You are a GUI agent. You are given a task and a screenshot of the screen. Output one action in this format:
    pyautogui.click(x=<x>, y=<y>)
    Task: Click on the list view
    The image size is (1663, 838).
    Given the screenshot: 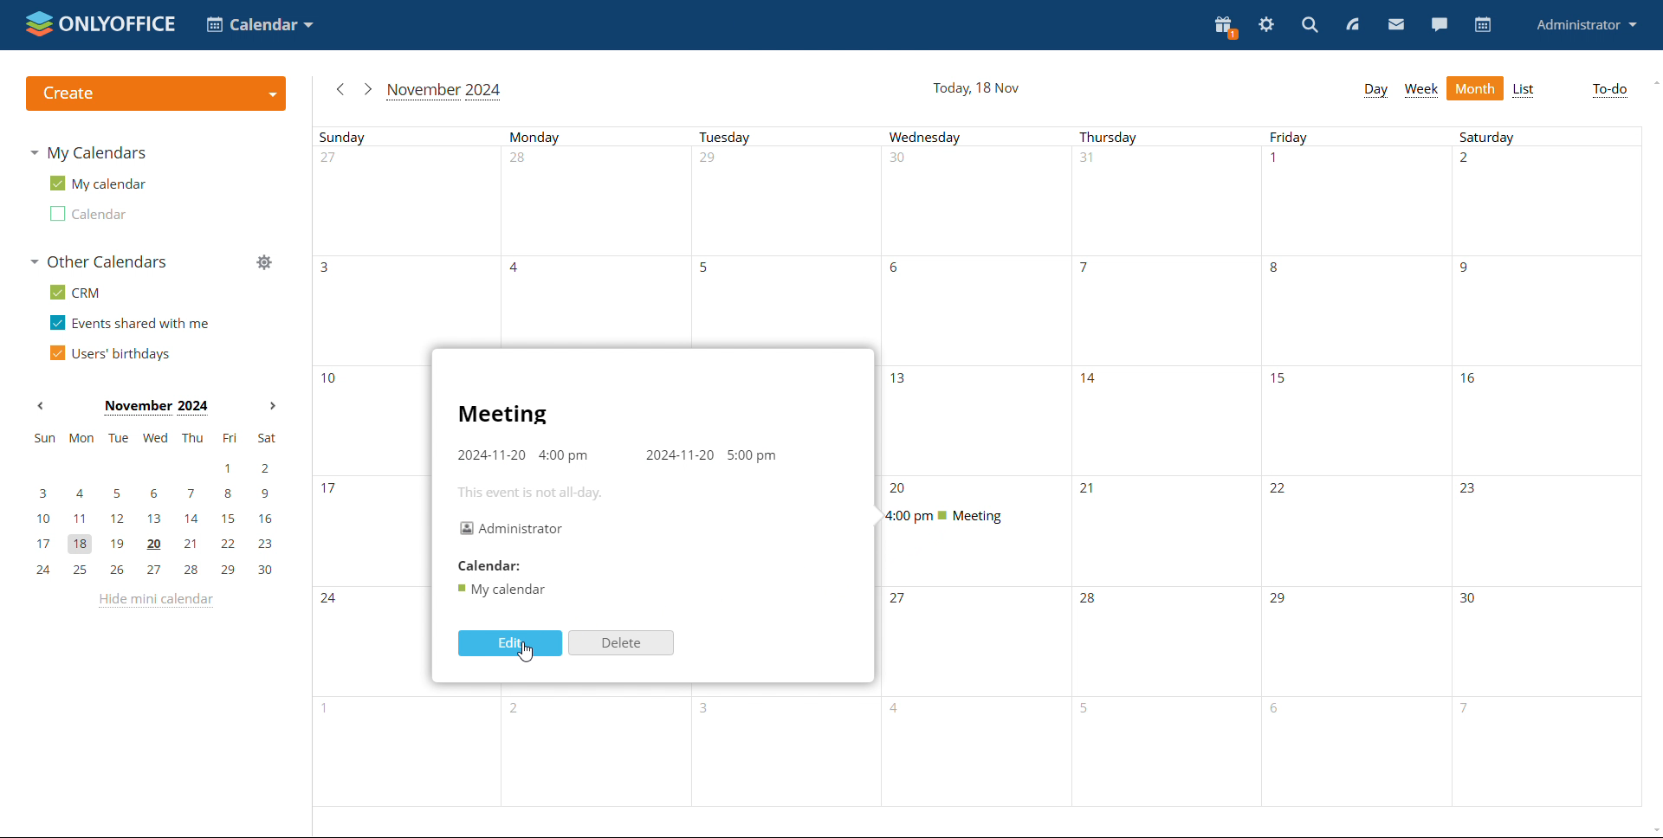 What is the action you would take?
    pyautogui.click(x=1525, y=90)
    